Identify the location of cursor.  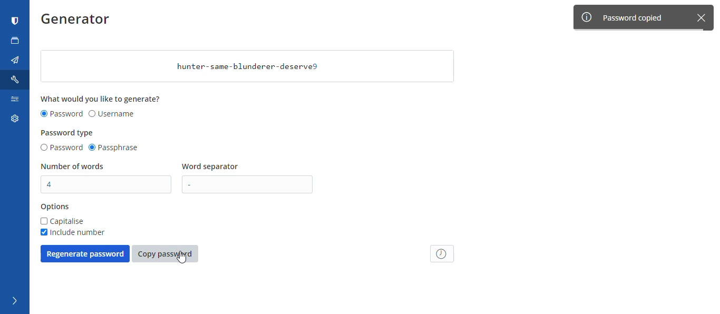
(186, 260).